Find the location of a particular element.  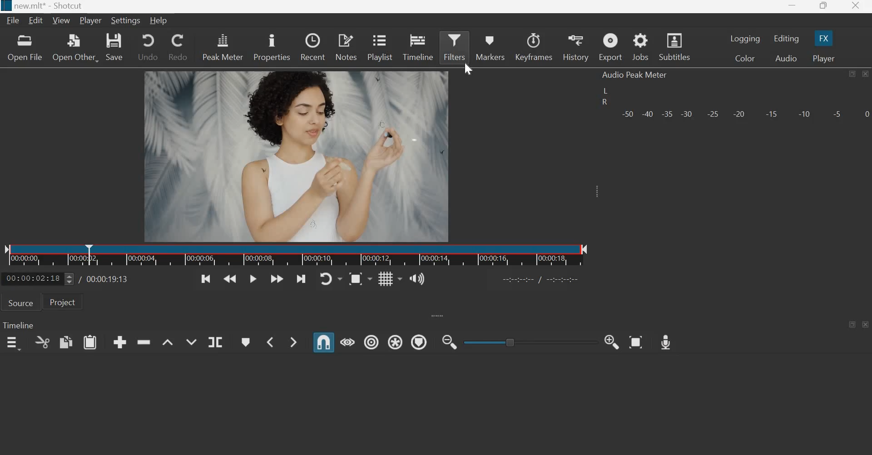

Export is located at coordinates (610, 47).